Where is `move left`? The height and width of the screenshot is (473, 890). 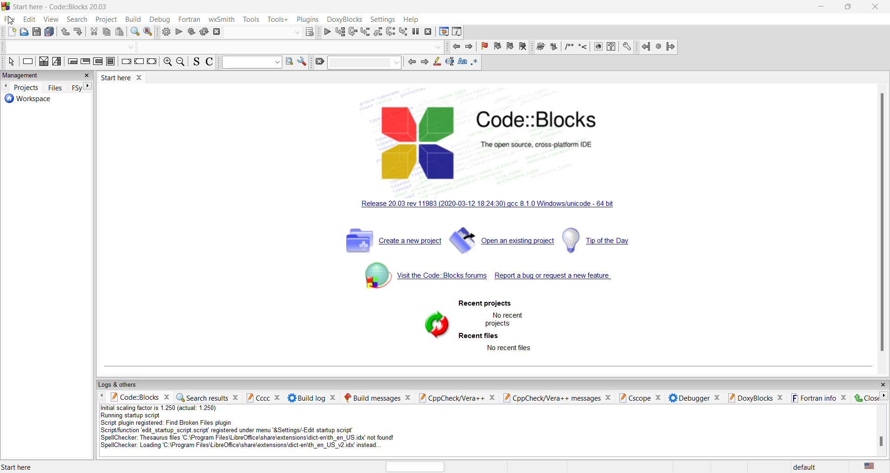
move left is located at coordinates (102, 396).